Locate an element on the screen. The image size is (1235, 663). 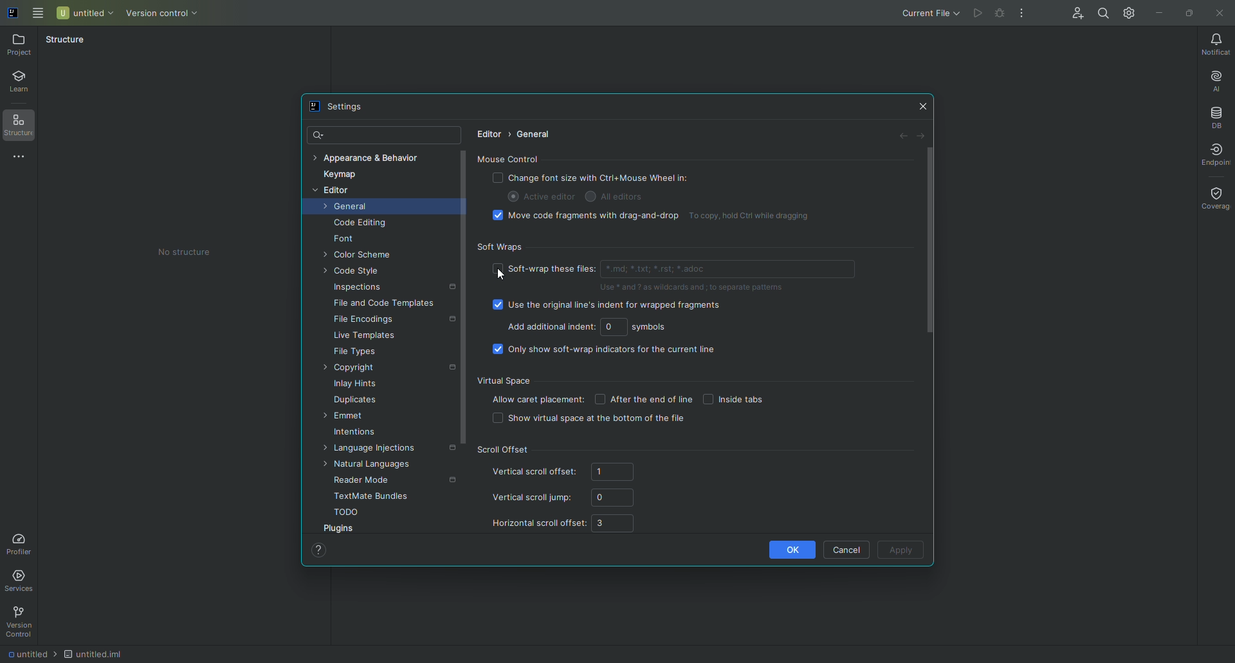
Structure is located at coordinates (25, 128).